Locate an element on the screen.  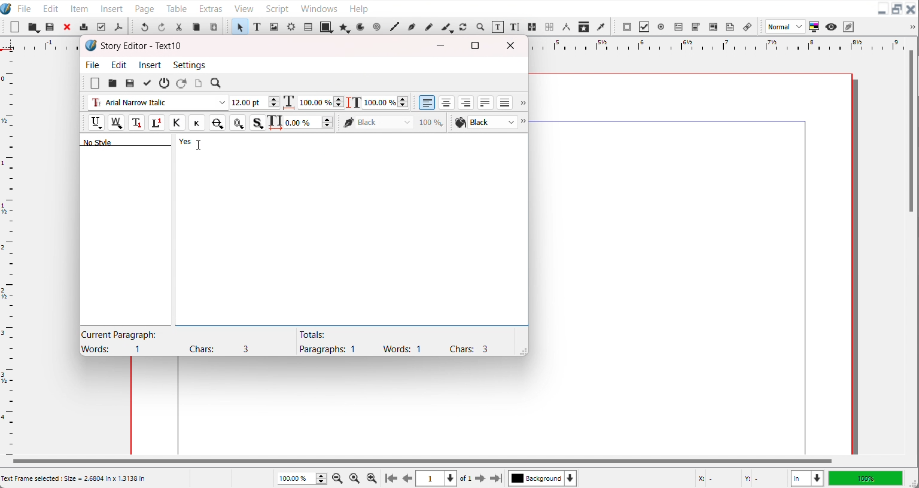
Spiral is located at coordinates (376, 27).